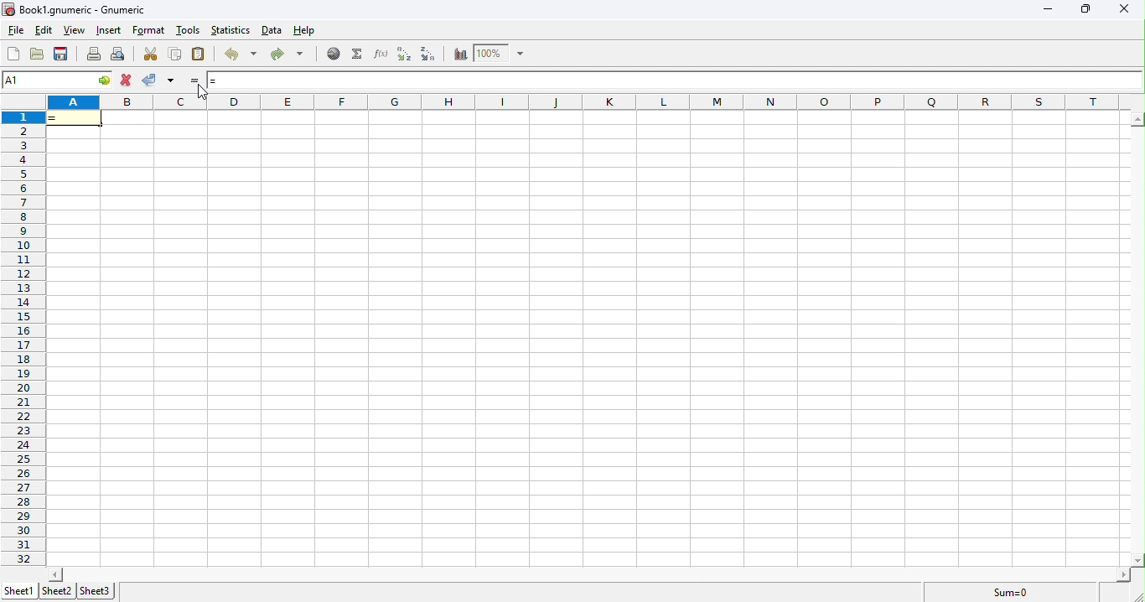  Describe the element at coordinates (44, 29) in the screenshot. I see `edit` at that location.